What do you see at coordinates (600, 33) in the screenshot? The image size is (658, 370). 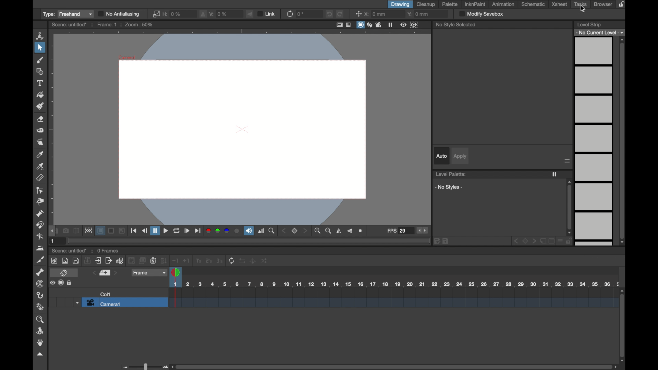 I see `no current level` at bounding box center [600, 33].